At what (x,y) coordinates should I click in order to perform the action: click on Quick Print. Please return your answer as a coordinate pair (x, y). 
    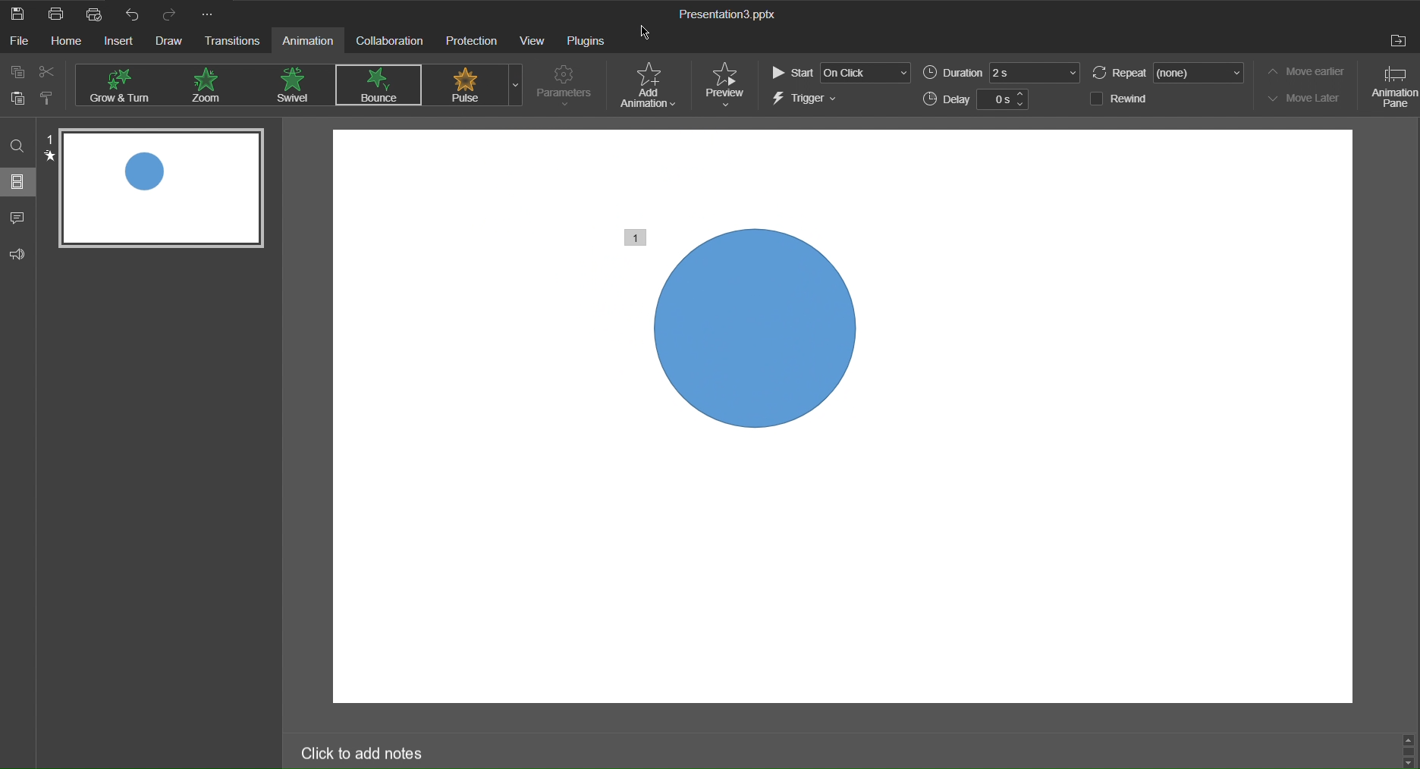
    Looking at the image, I should click on (93, 14).